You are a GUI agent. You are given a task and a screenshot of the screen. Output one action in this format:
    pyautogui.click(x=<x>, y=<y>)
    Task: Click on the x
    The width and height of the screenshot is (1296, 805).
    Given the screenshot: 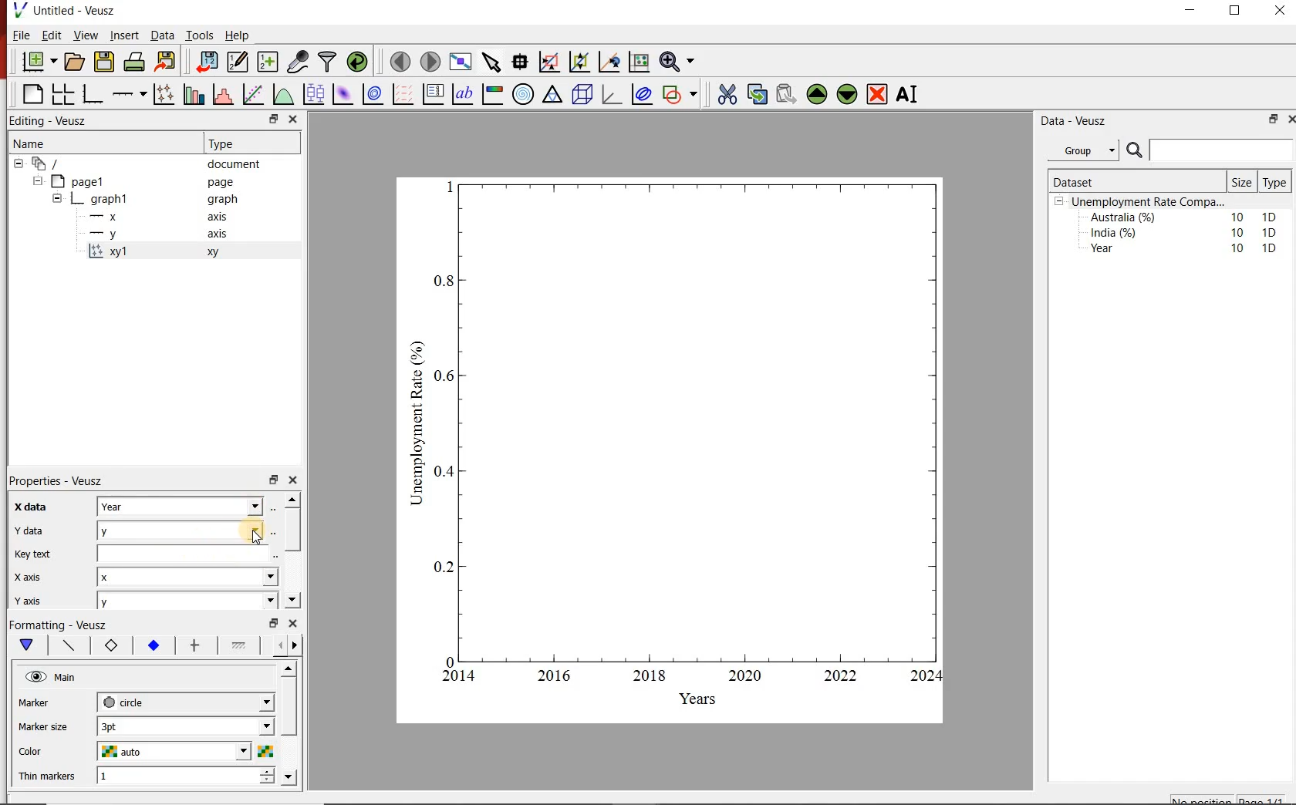 What is the action you would take?
    pyautogui.click(x=186, y=577)
    